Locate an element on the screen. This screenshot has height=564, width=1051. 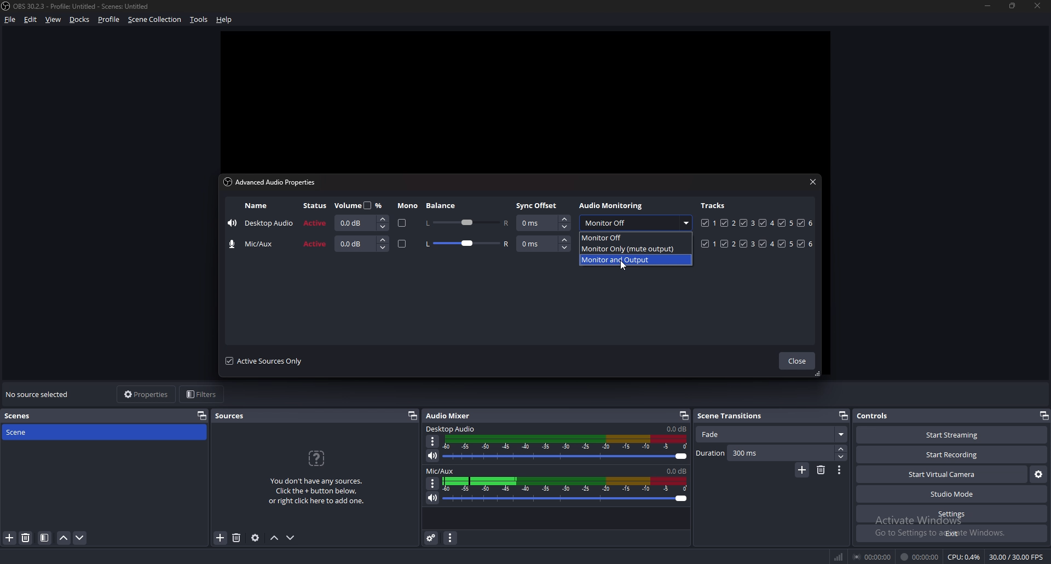
desktop audio sound is located at coordinates (676, 429).